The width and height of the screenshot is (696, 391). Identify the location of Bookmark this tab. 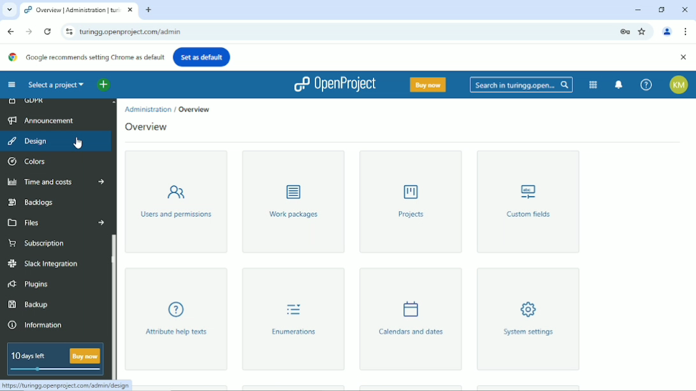
(643, 31).